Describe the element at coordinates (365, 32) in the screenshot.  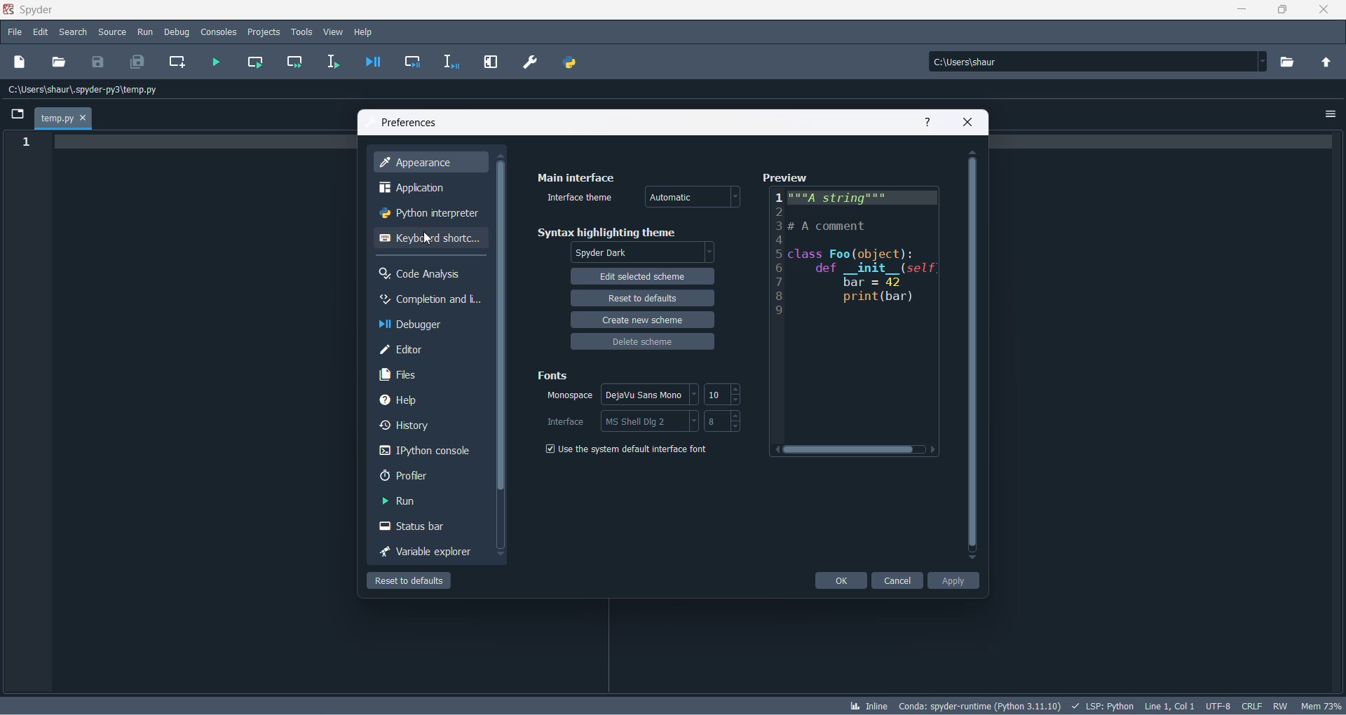
I see `help` at that location.